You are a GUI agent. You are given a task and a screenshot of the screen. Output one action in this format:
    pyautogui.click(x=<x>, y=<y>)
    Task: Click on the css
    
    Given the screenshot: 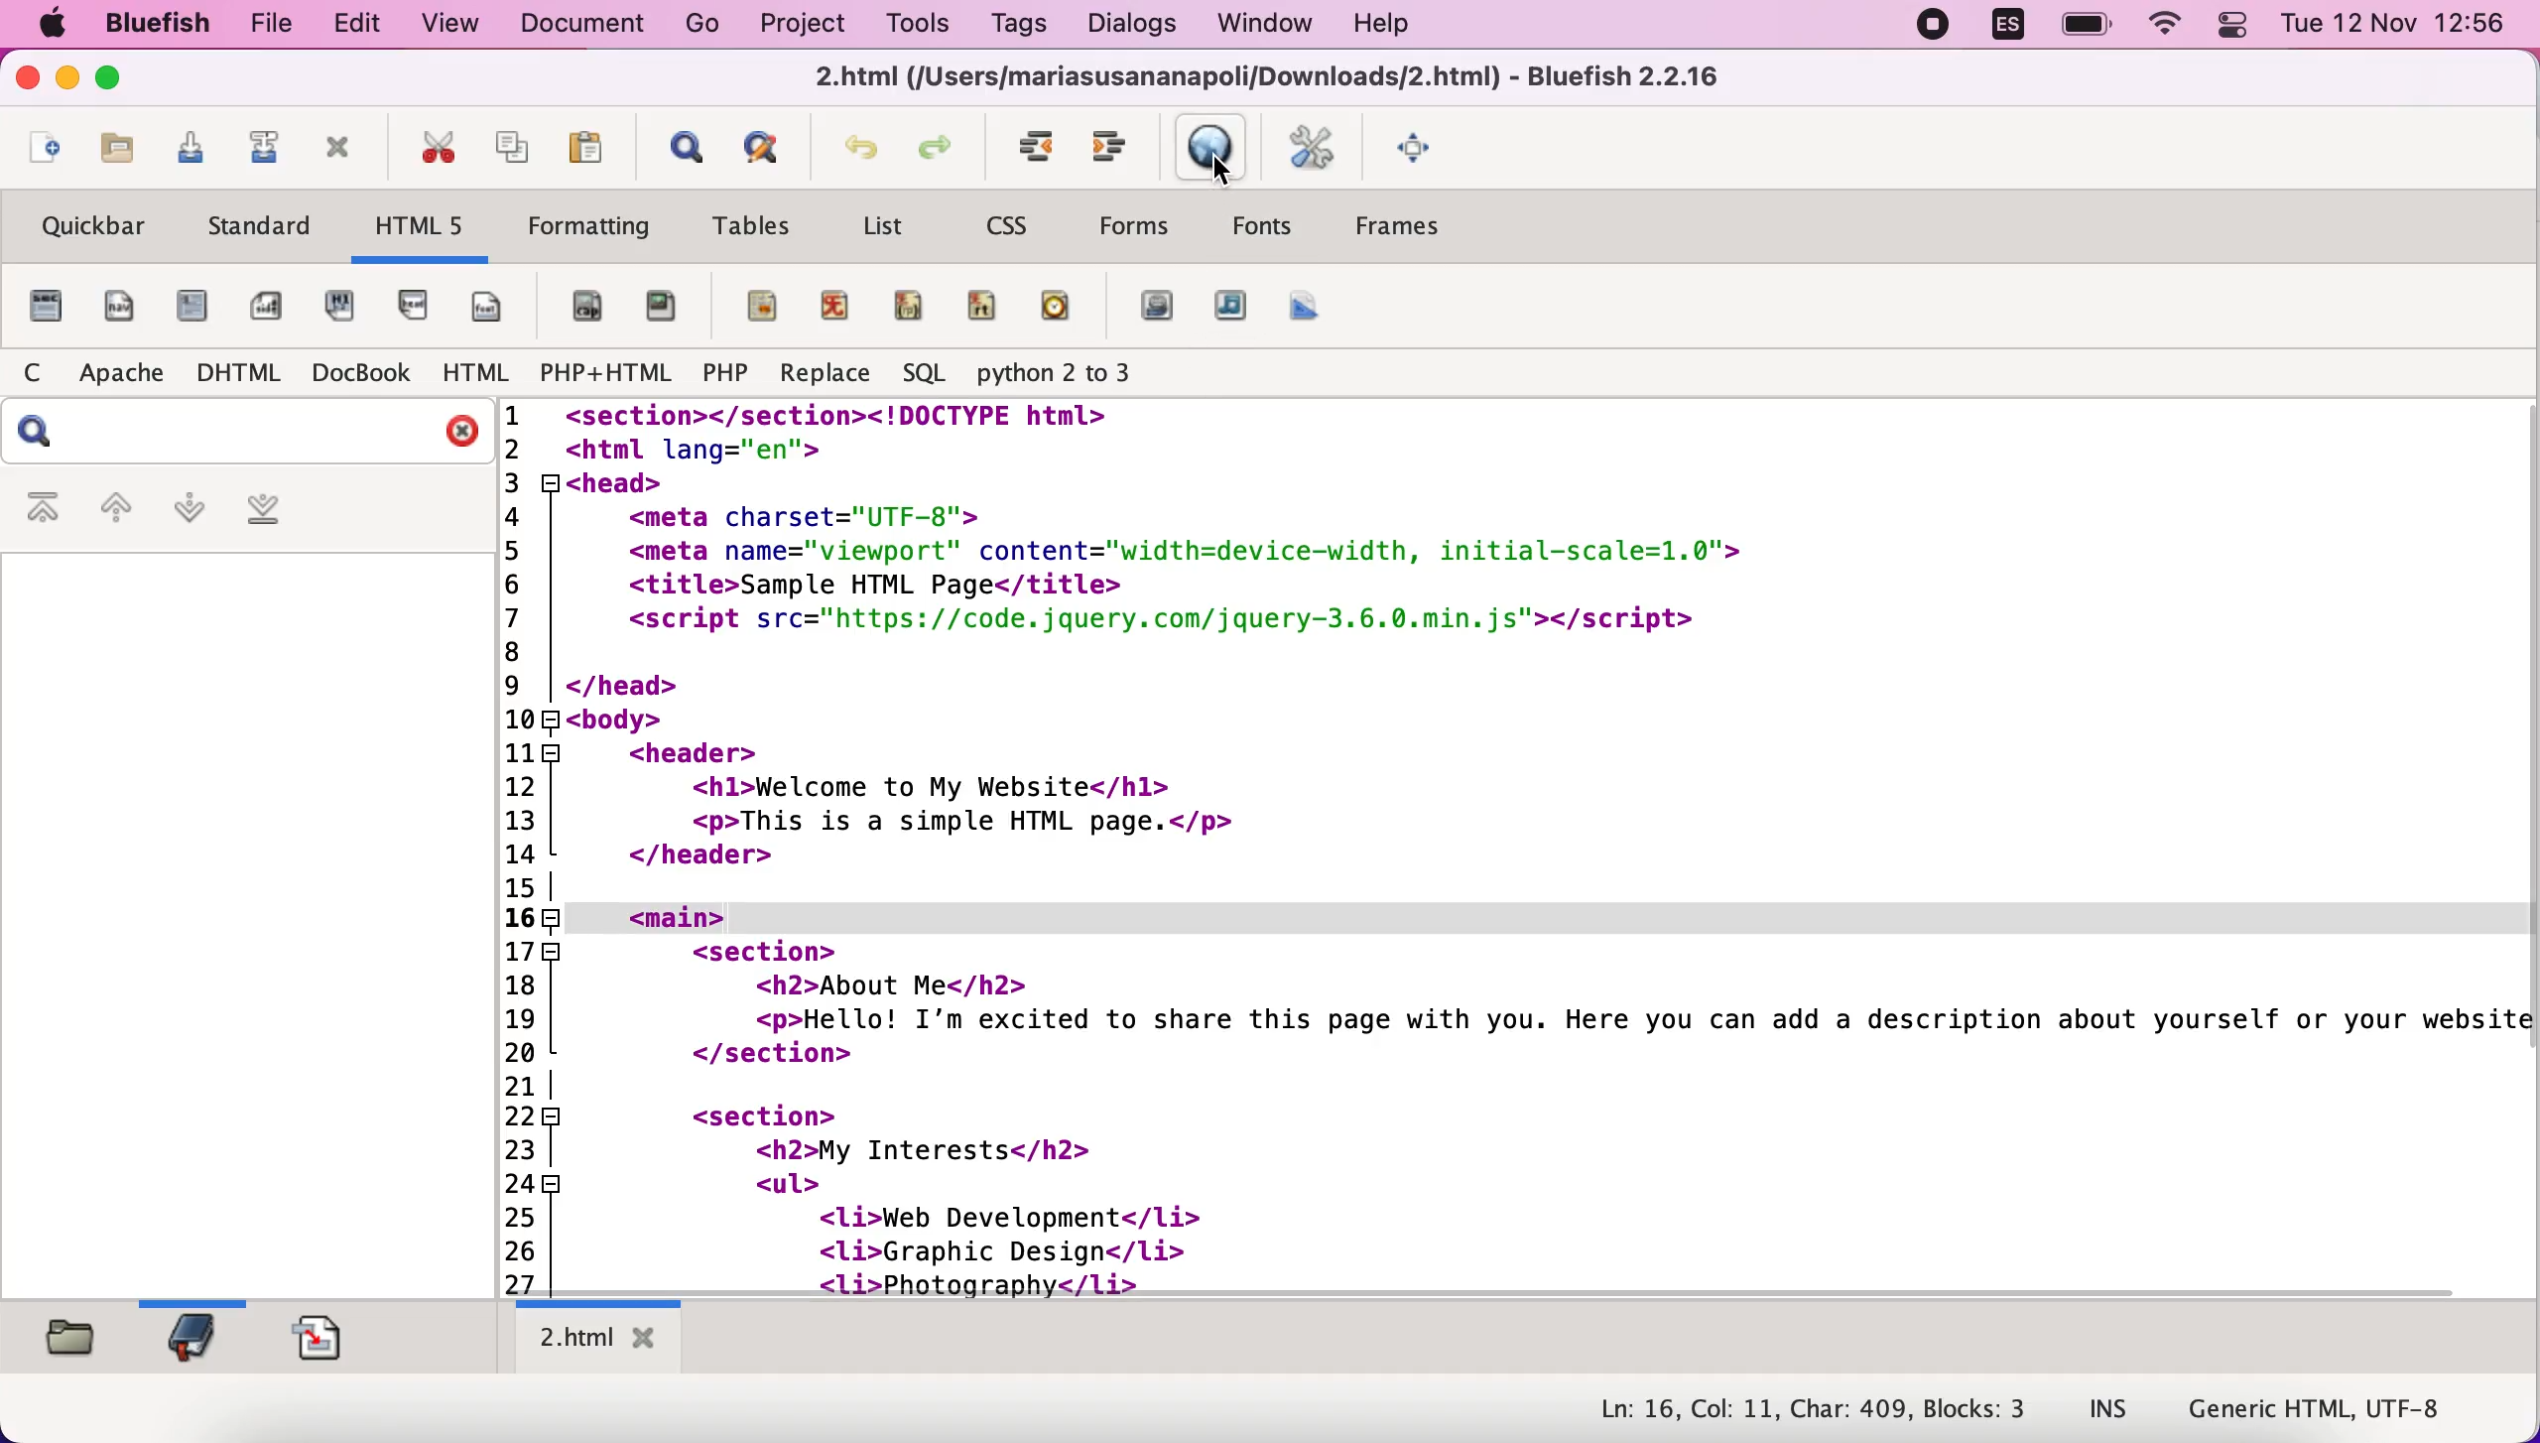 What is the action you would take?
    pyautogui.click(x=1022, y=224)
    